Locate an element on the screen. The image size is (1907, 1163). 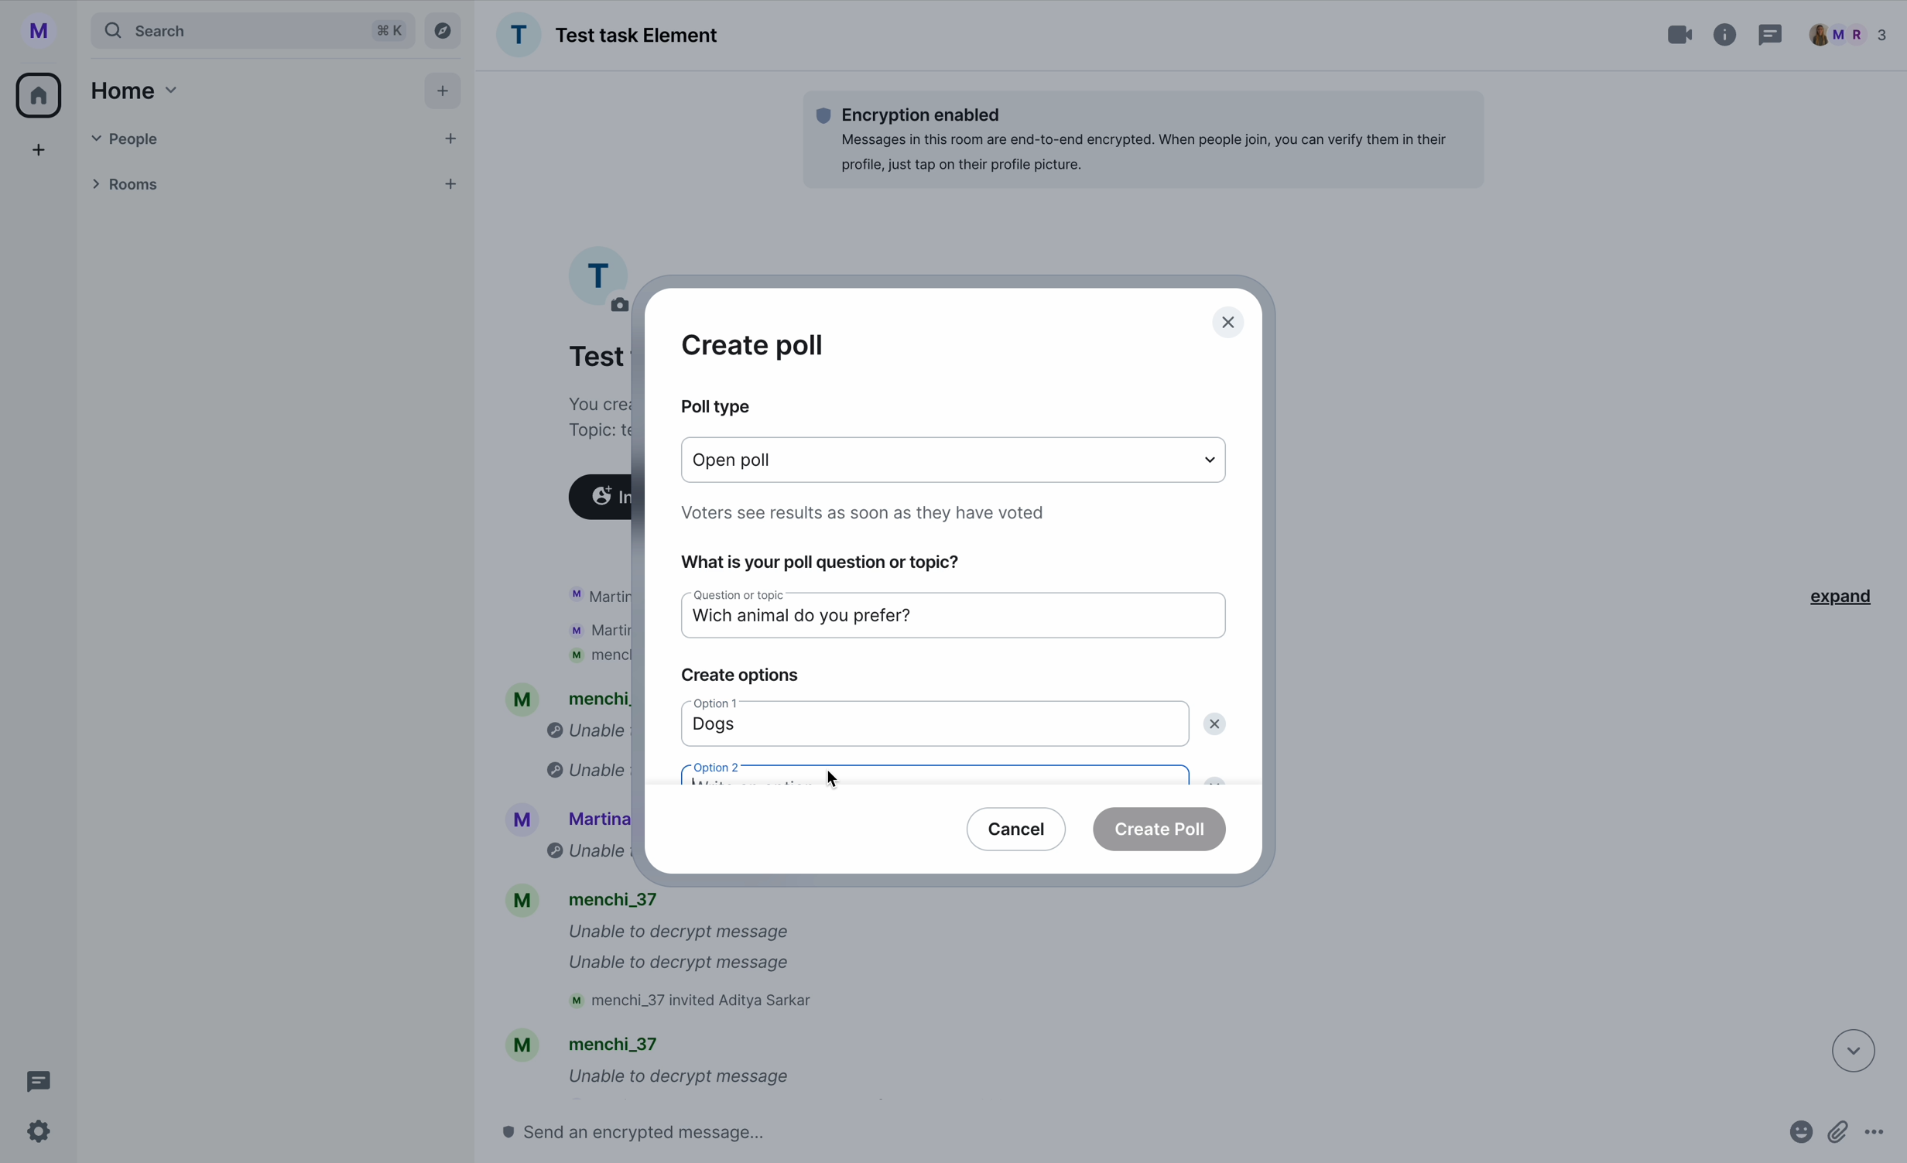
home is located at coordinates (131, 90).